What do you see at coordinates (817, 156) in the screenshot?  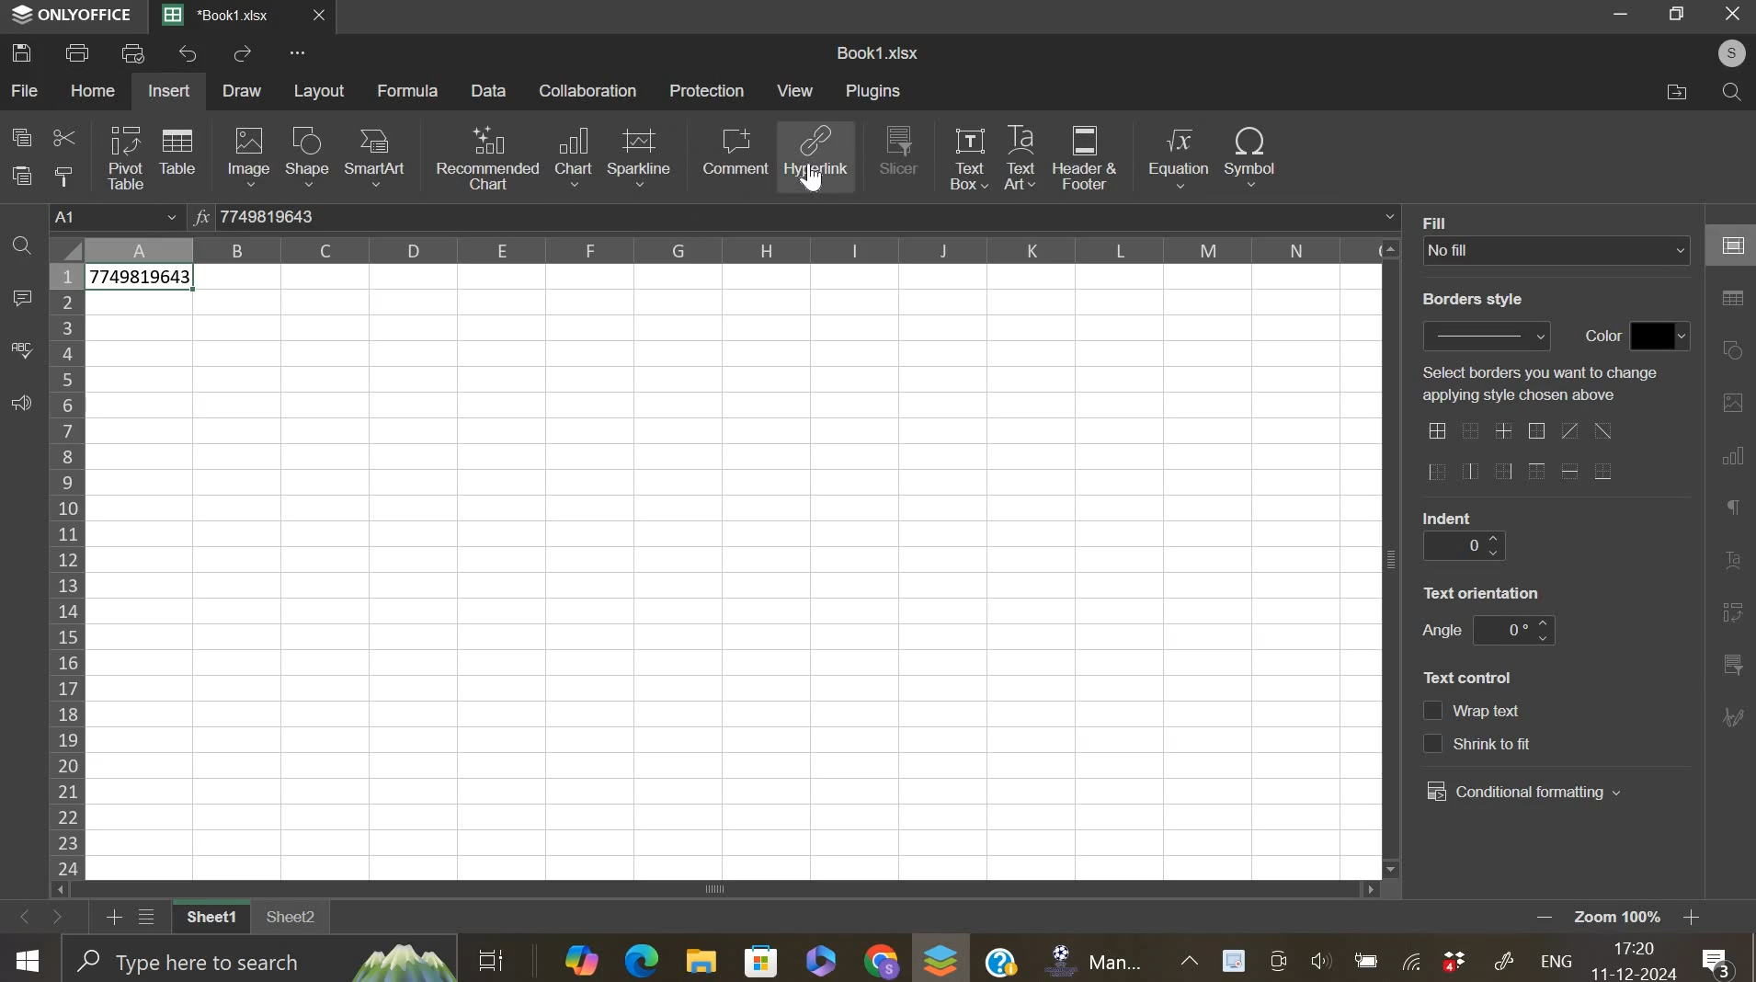 I see `hyperlink` at bounding box center [817, 156].